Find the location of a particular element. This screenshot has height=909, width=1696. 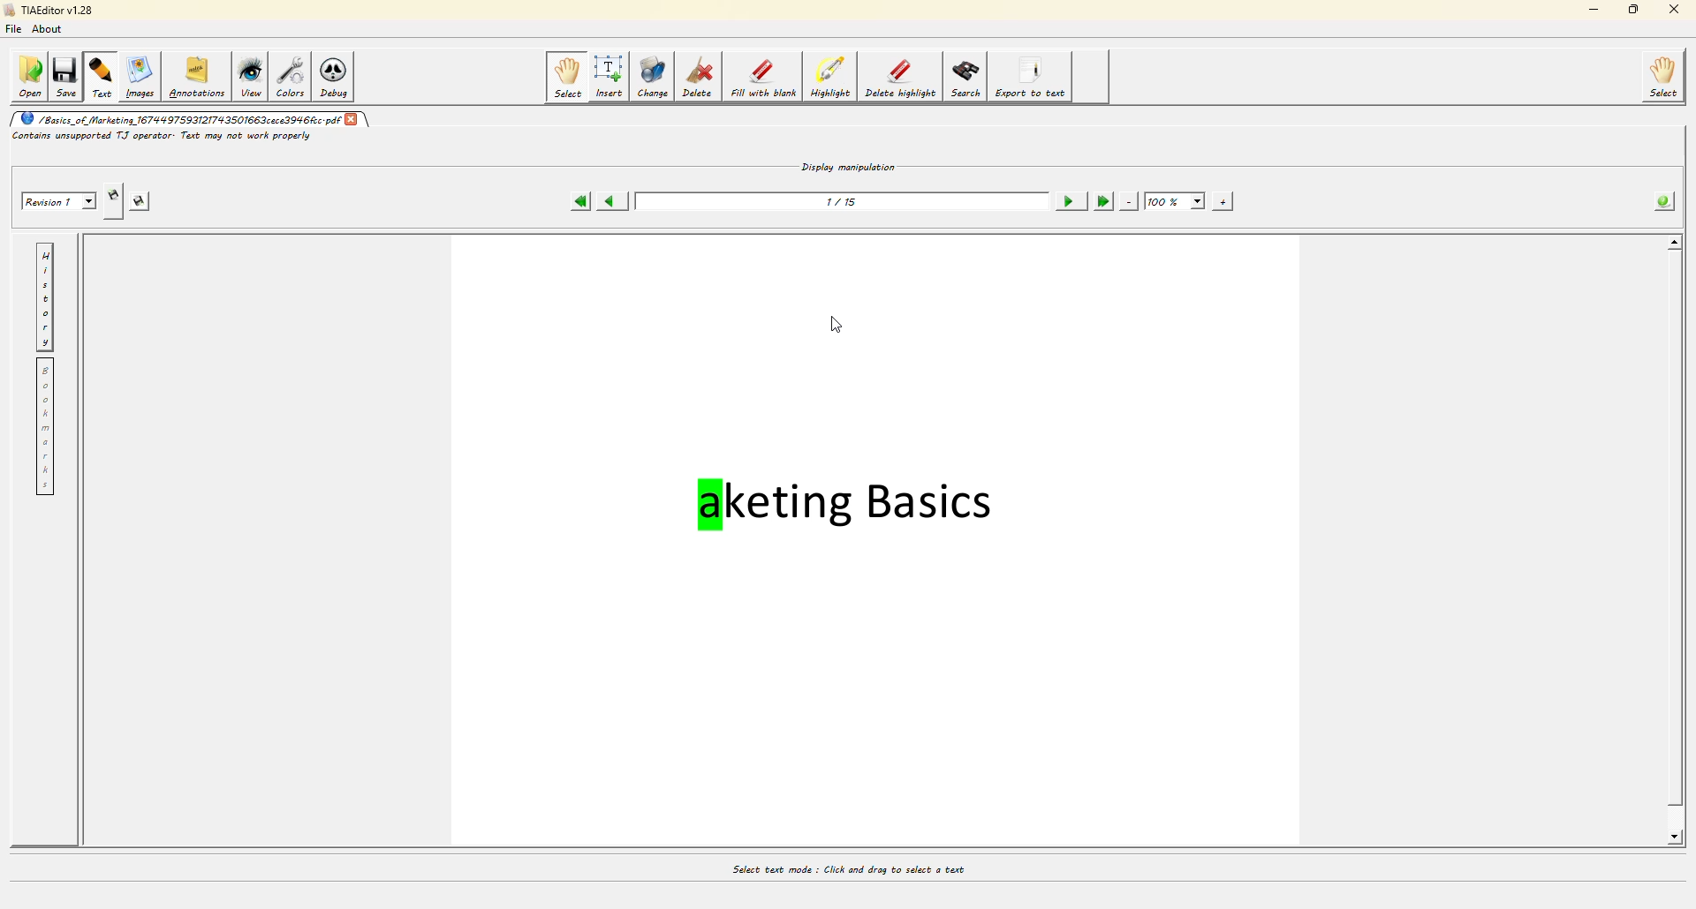

about is located at coordinates (48, 31).